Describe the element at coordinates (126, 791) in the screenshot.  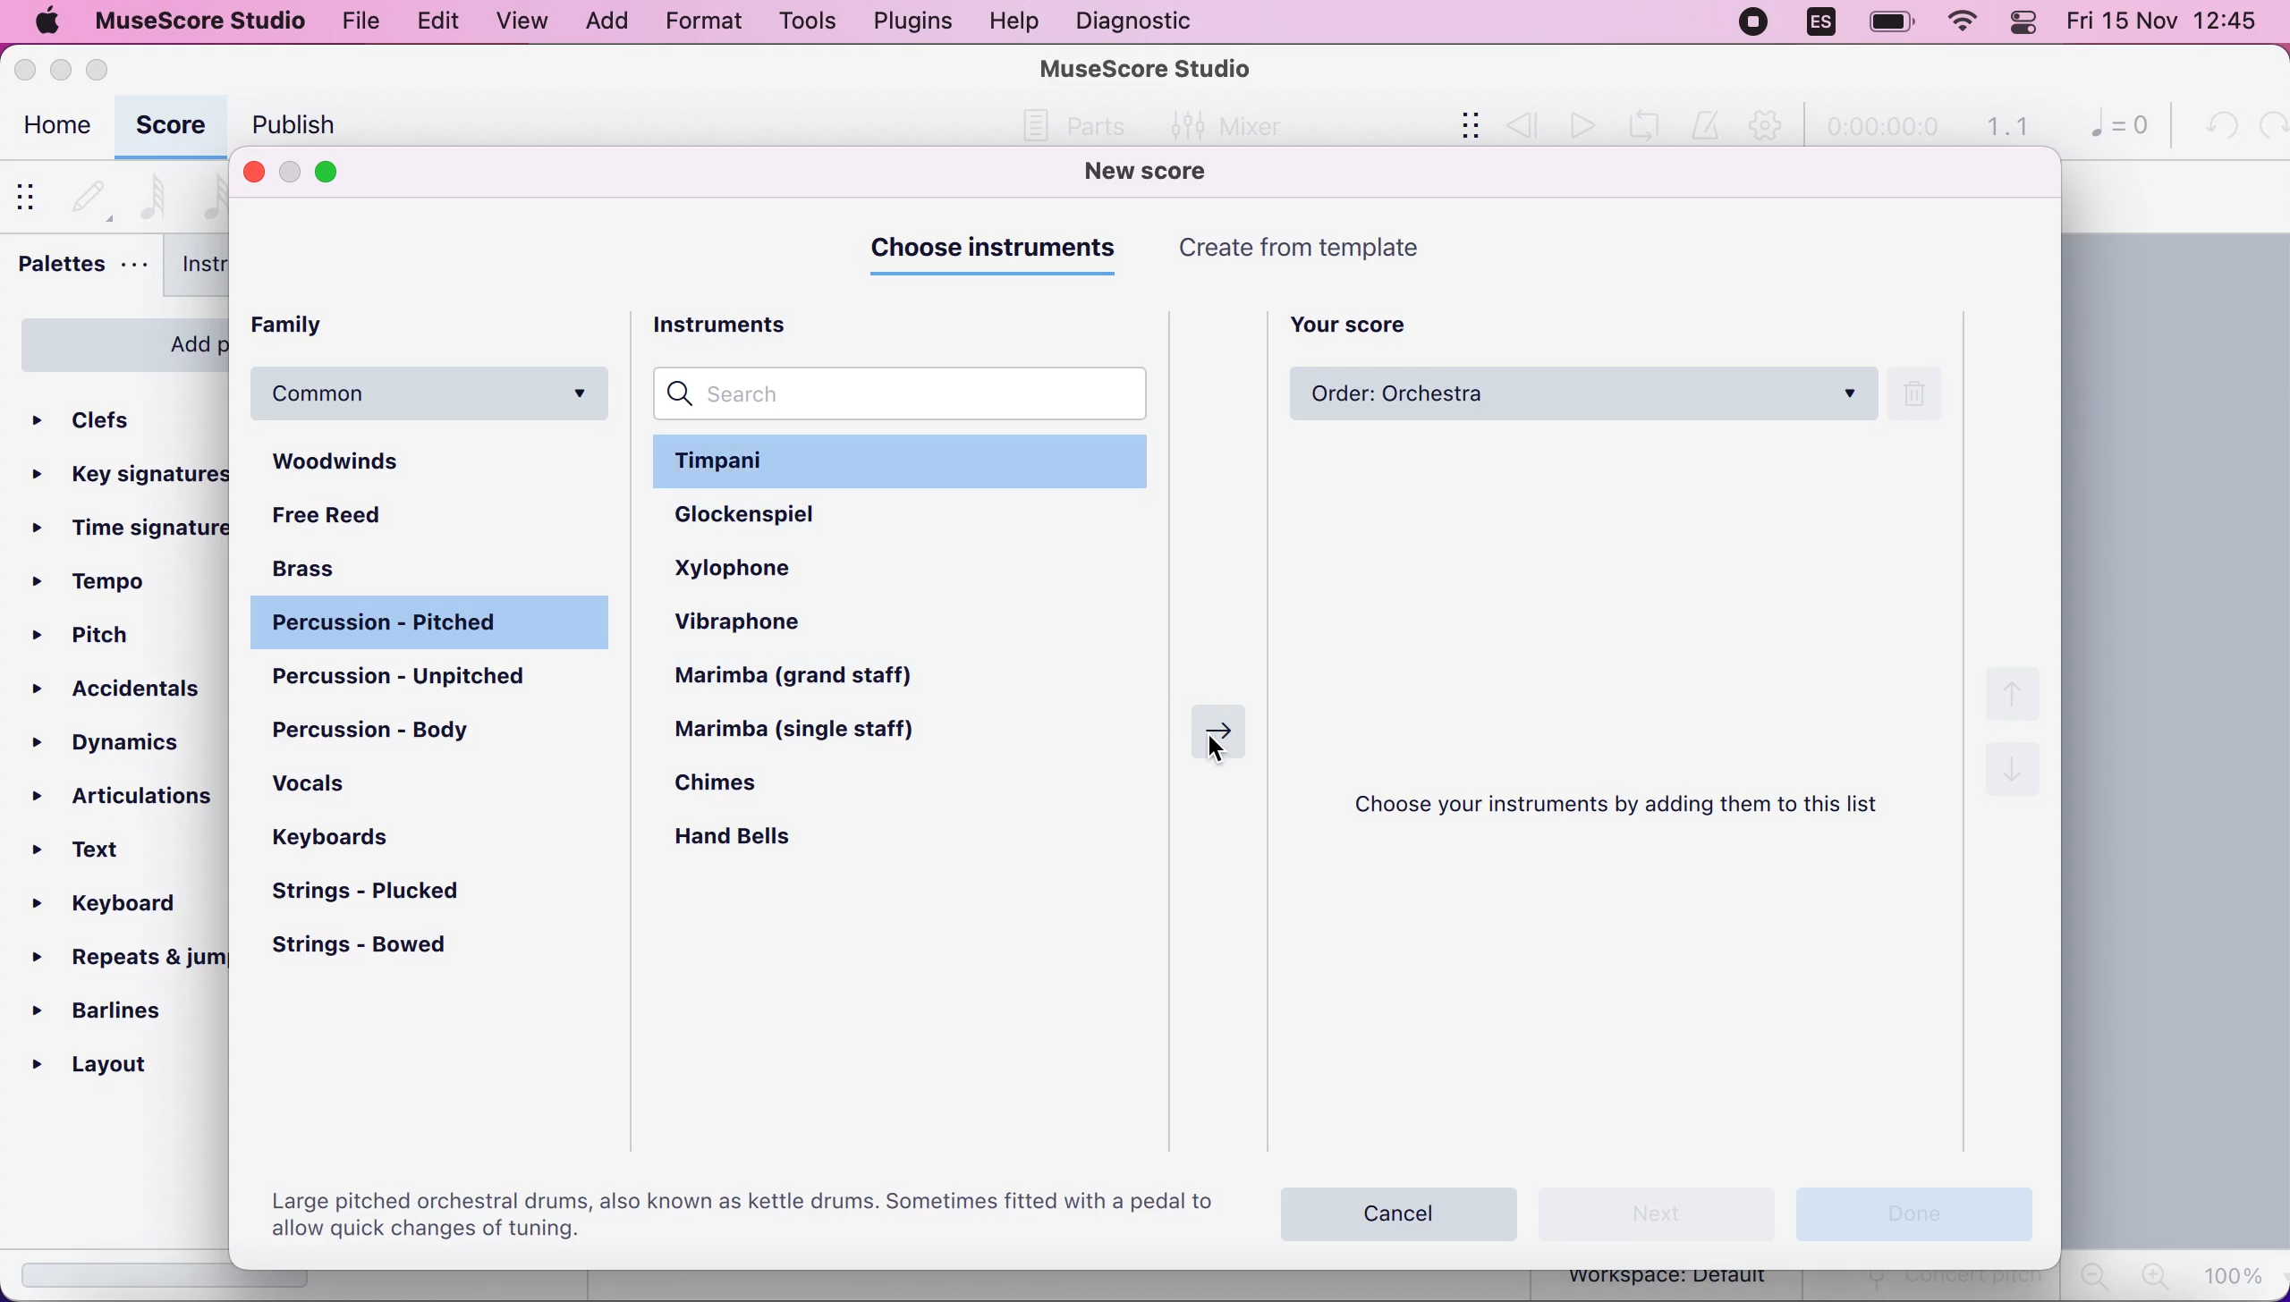
I see `articulations` at that location.